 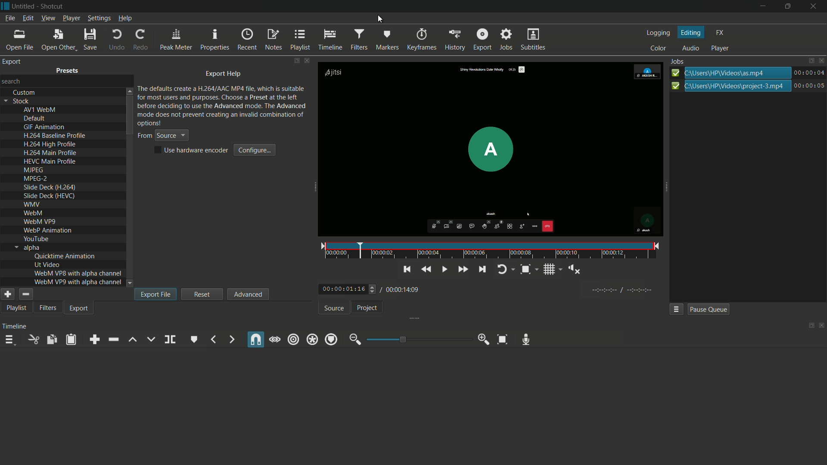 I want to click on add export preset, so click(x=8, y=294).